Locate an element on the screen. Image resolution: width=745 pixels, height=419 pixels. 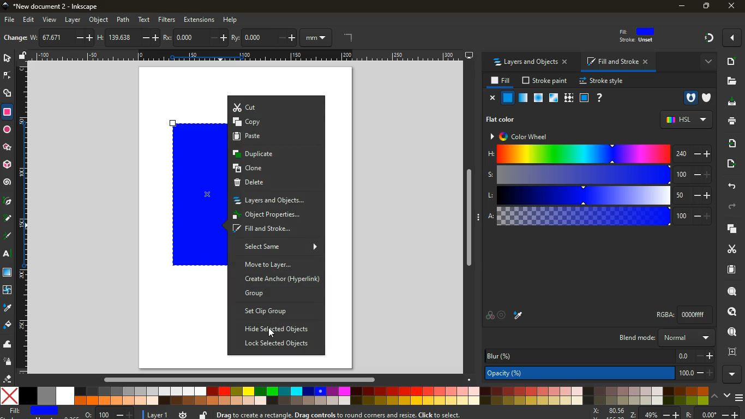
spiral is located at coordinates (8, 183).